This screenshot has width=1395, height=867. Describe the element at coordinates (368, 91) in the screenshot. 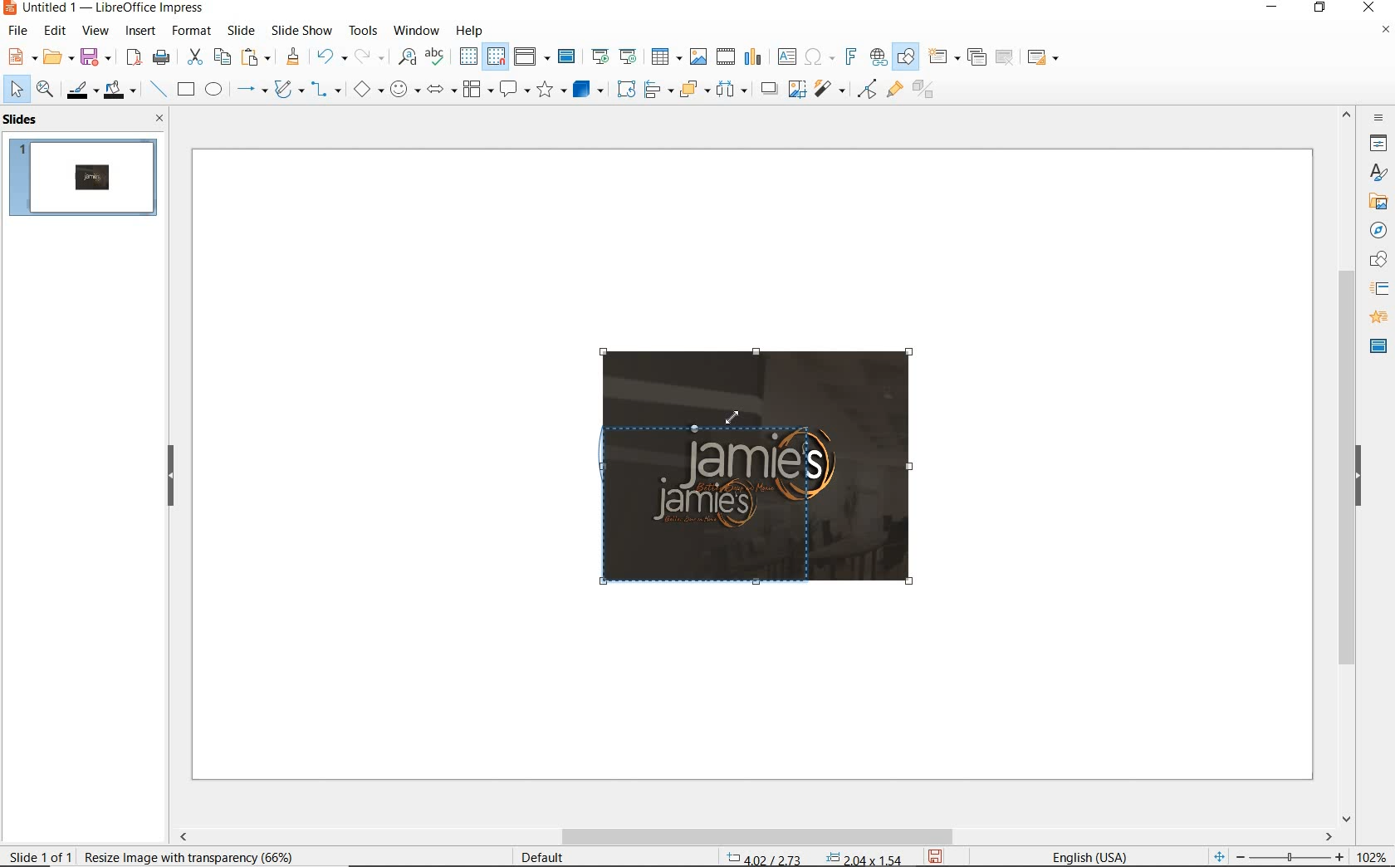

I see `basic shapes` at that location.